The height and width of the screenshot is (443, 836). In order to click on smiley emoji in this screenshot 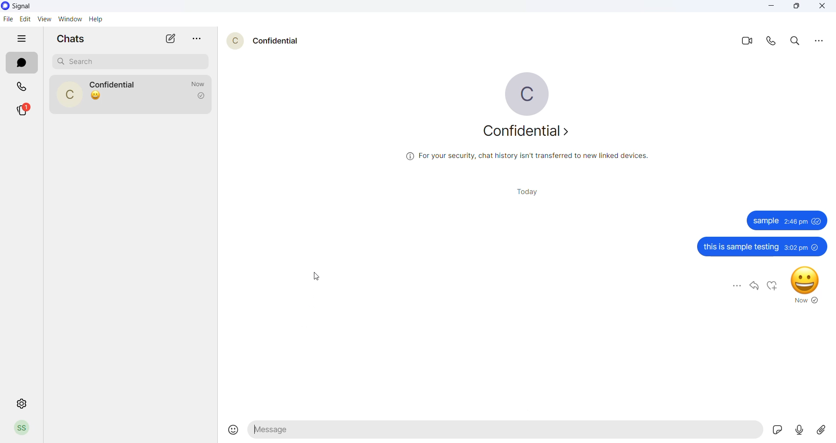, I will do `click(806, 285)`.